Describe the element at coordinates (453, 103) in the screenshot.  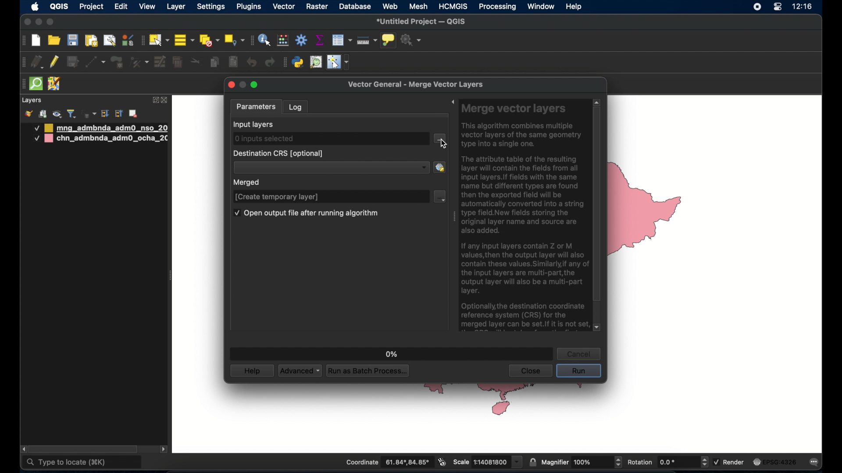
I see `expand` at that location.